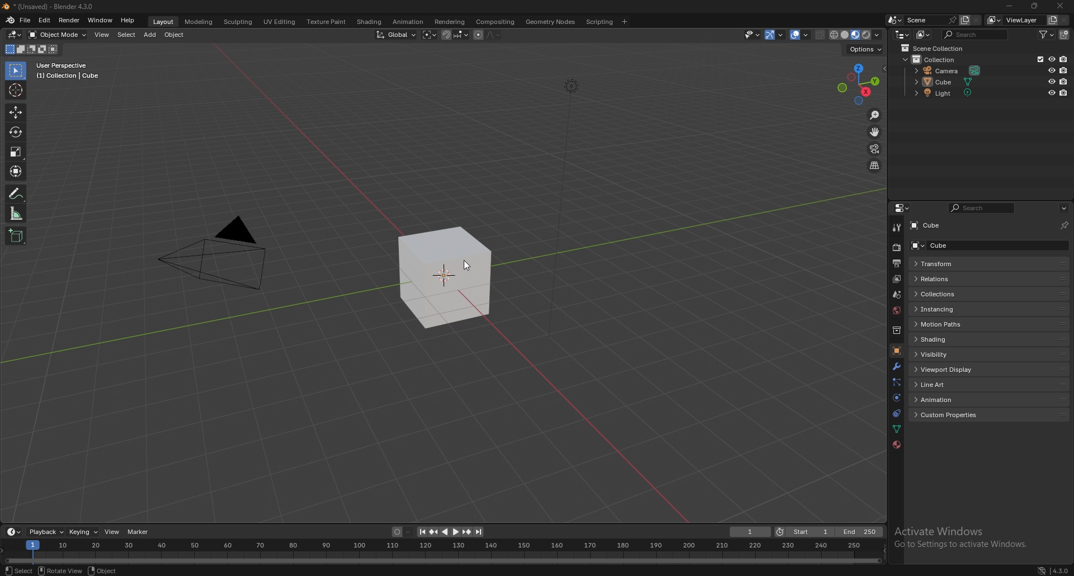 The height and width of the screenshot is (576, 1074). What do you see at coordinates (949, 324) in the screenshot?
I see `motion paths` at bounding box center [949, 324].